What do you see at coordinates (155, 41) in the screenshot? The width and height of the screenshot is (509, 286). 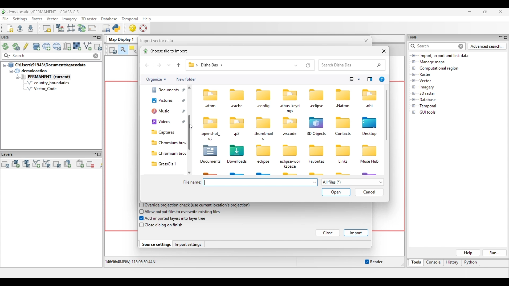 I see `| Import vector data` at bounding box center [155, 41].